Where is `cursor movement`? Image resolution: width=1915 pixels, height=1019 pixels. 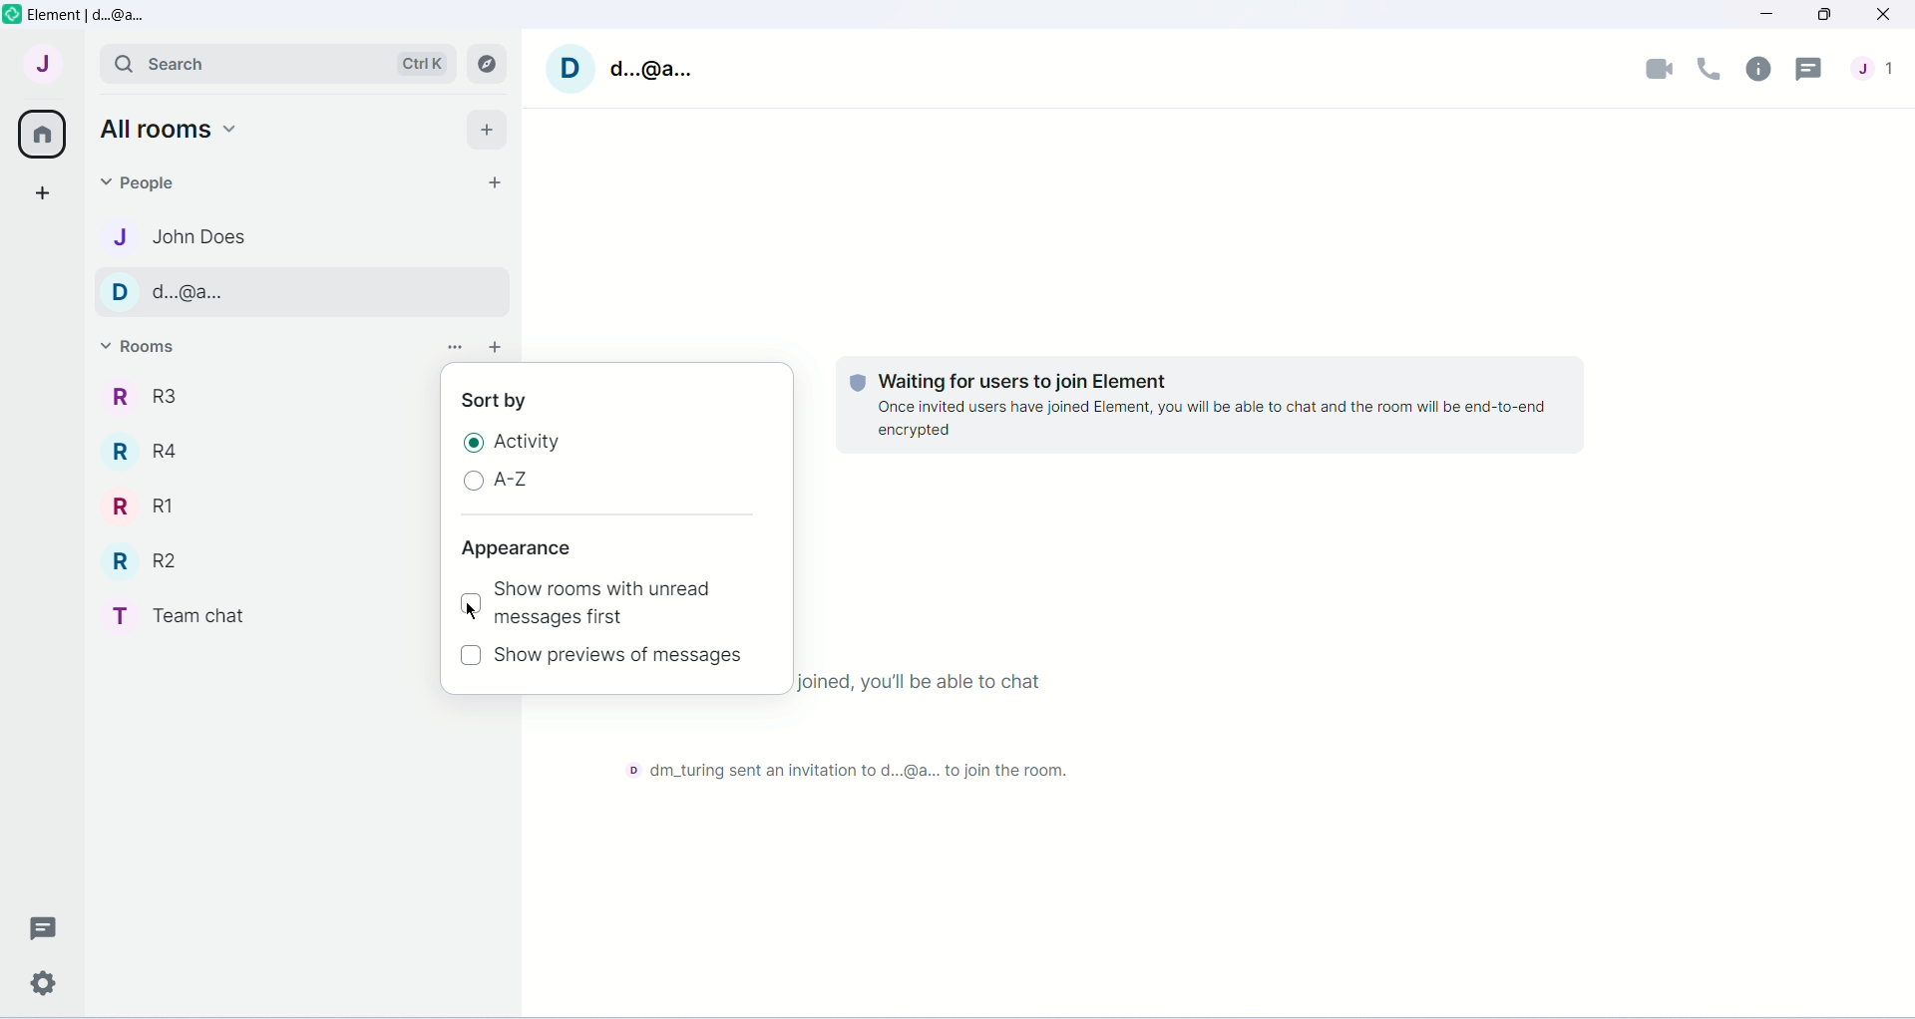
cursor movement is located at coordinates (466, 616).